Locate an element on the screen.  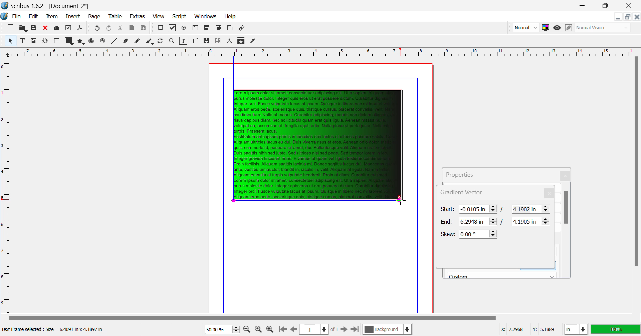
Edit Contents of Frame is located at coordinates (184, 41).